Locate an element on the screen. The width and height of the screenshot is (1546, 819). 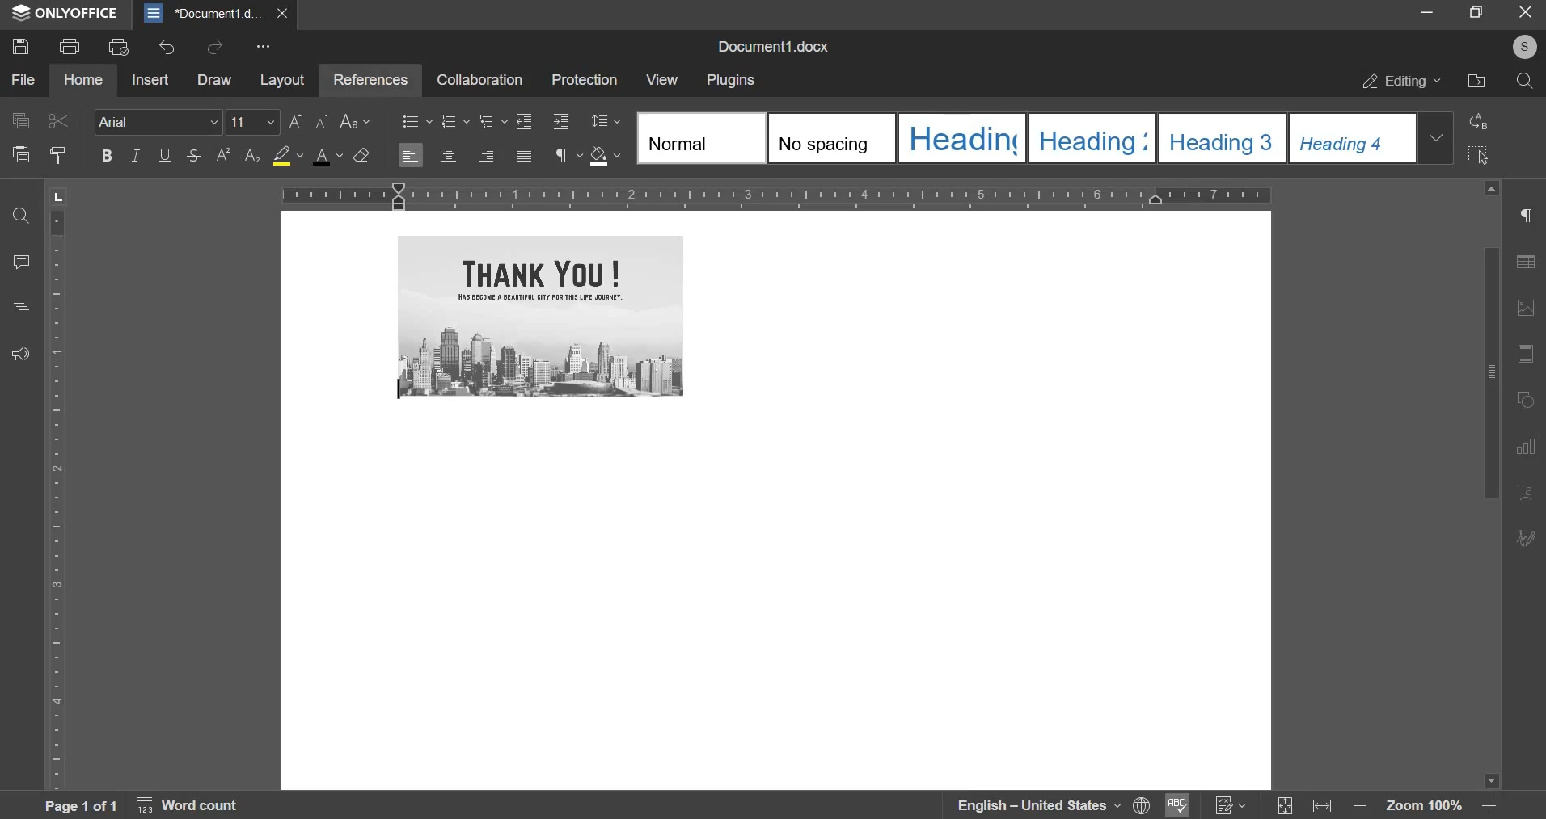
Heading 4 is located at coordinates (1353, 138).